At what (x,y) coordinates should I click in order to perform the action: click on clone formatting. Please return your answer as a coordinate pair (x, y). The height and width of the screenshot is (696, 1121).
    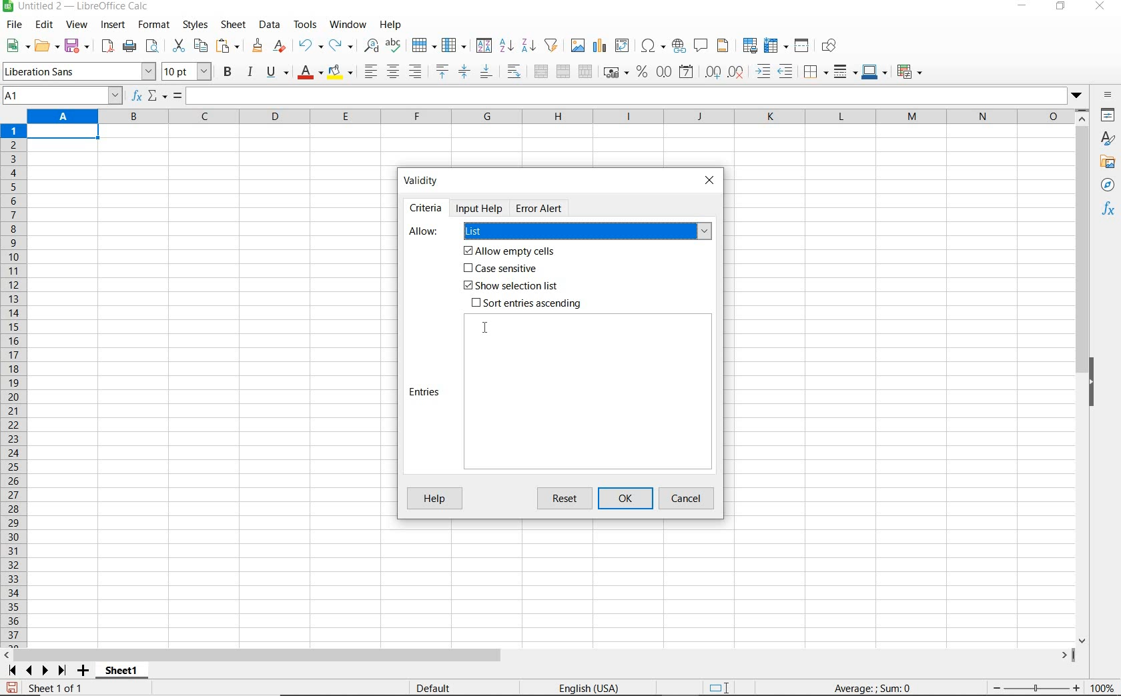
    Looking at the image, I should click on (258, 46).